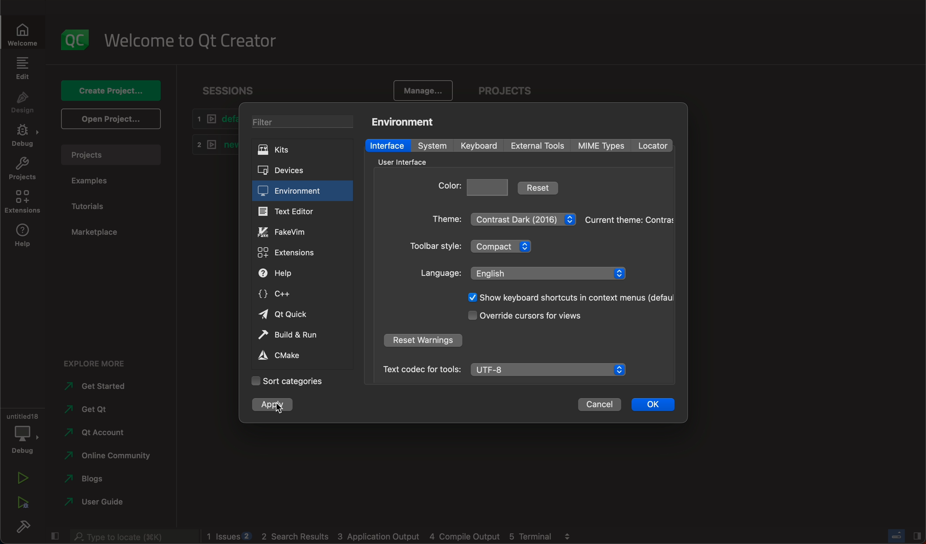 The height and width of the screenshot is (544, 926). What do you see at coordinates (292, 251) in the screenshot?
I see `extensions` at bounding box center [292, 251].